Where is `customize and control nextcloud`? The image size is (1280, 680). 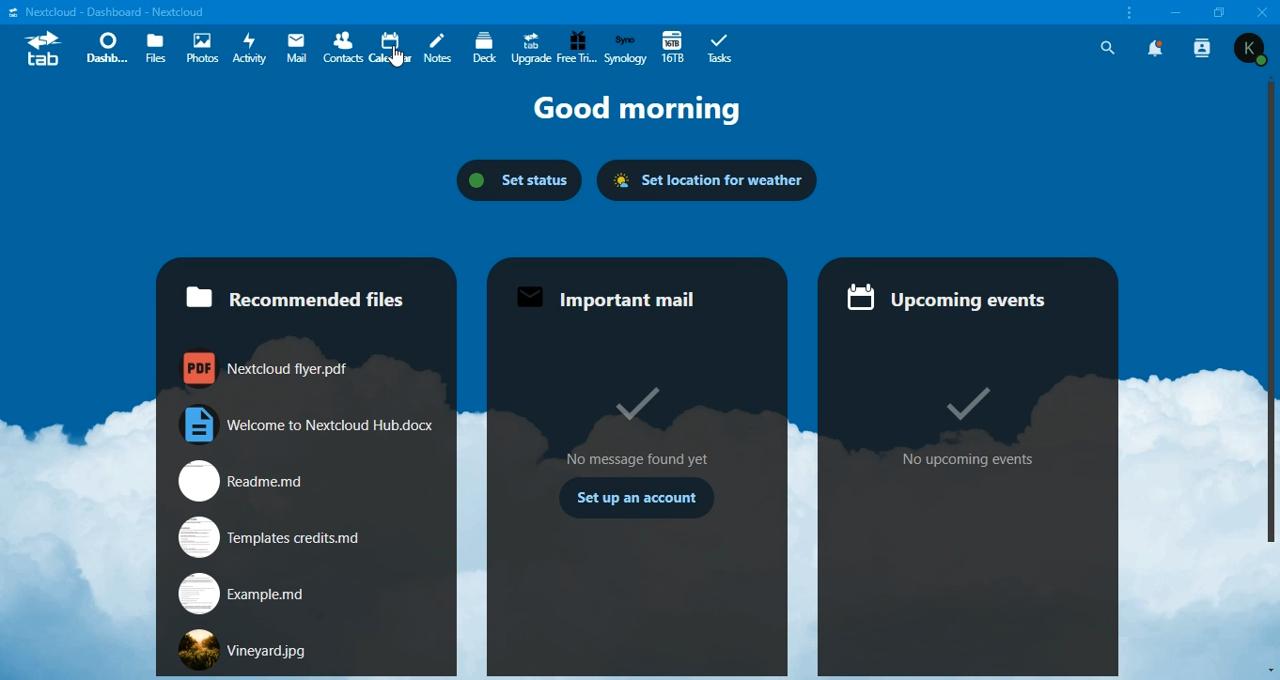
customize and control nextcloud is located at coordinates (1130, 14).